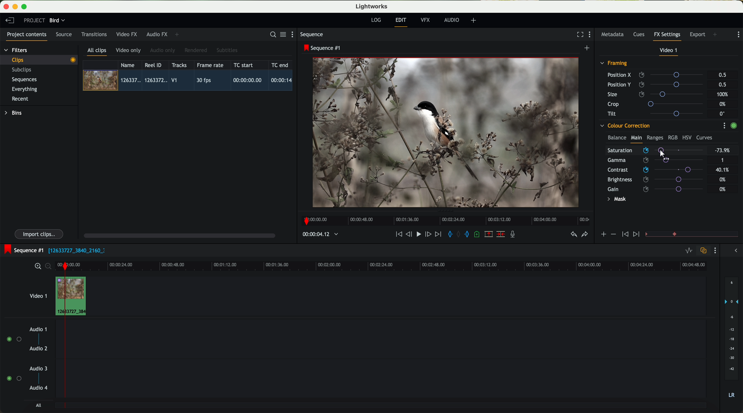 Image resolution: width=743 pixels, height=413 pixels. What do you see at coordinates (624, 126) in the screenshot?
I see `colour correction` at bounding box center [624, 126].